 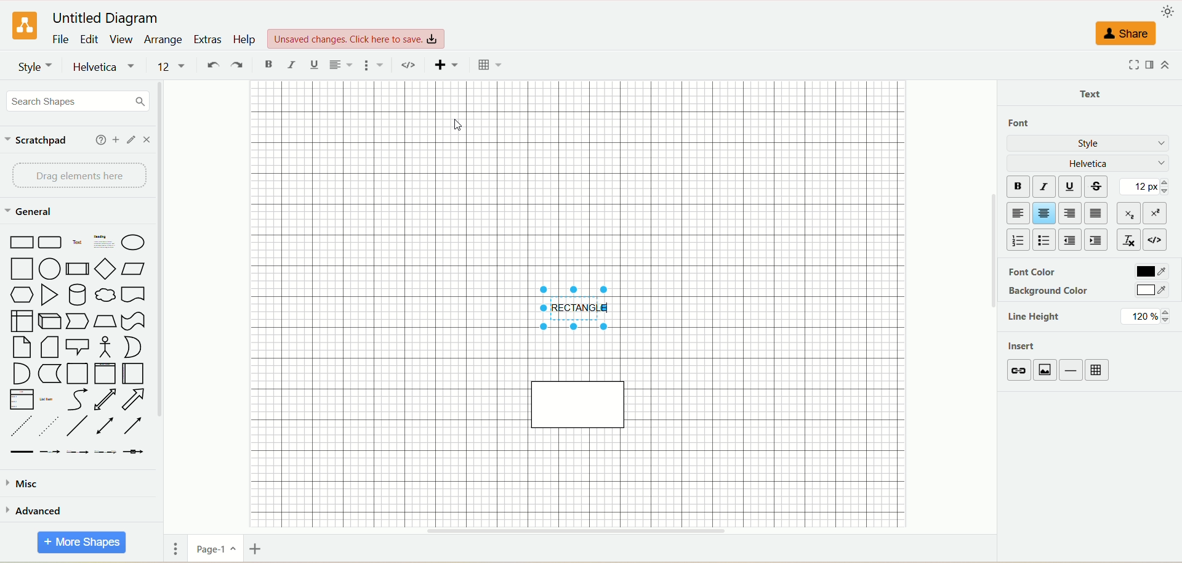 What do you see at coordinates (78, 174) in the screenshot?
I see `drag element here` at bounding box center [78, 174].